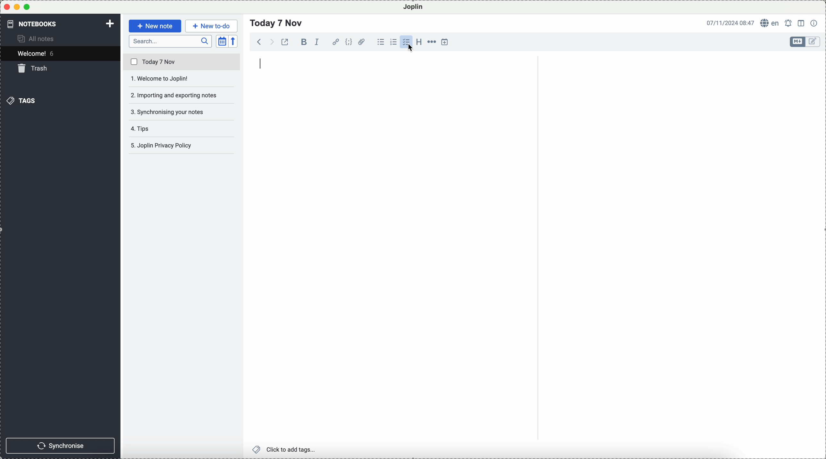 This screenshot has width=826, height=459. Describe the element at coordinates (60, 446) in the screenshot. I see `synchronise button` at that location.